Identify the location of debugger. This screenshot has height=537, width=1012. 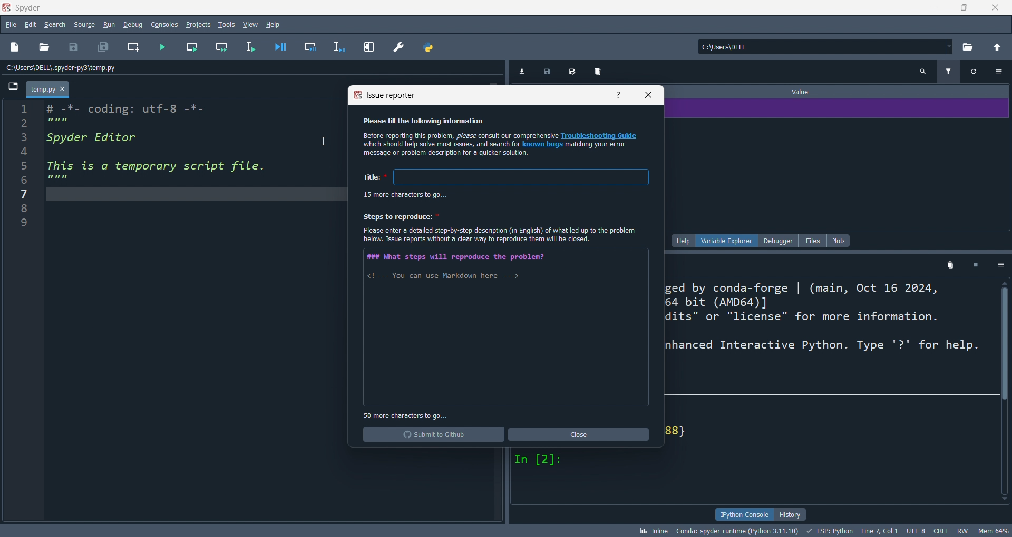
(780, 241).